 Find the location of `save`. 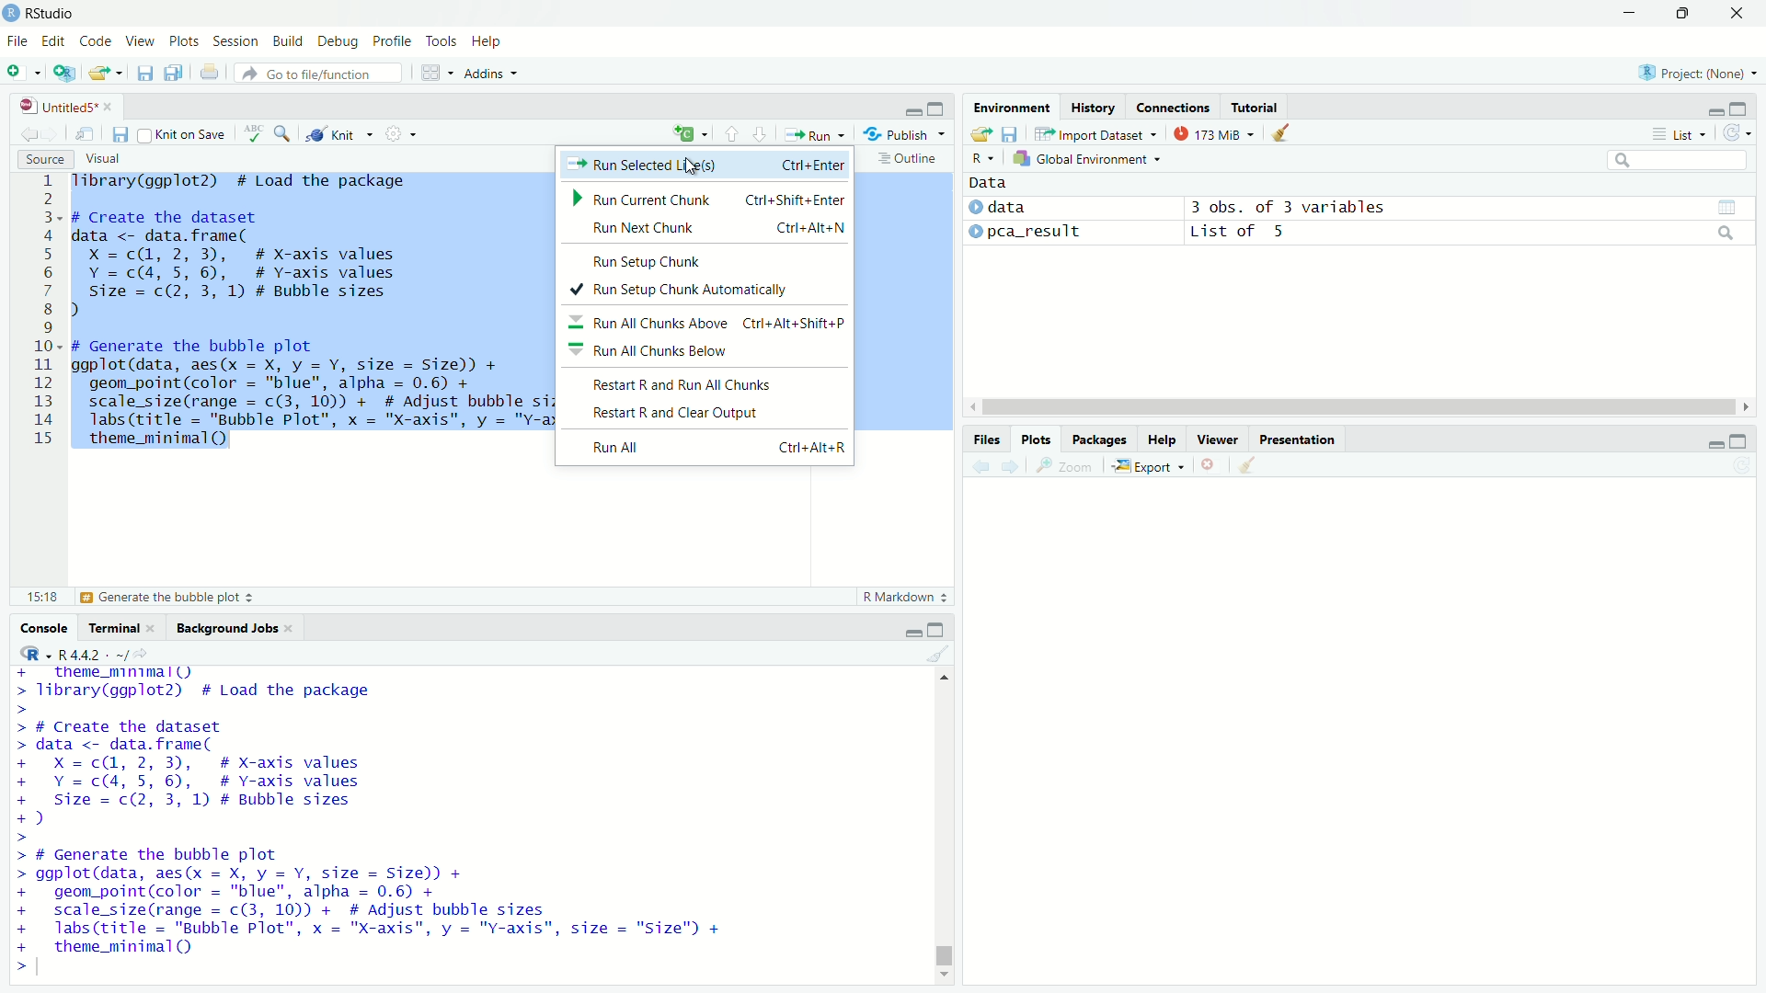

save is located at coordinates (121, 135).